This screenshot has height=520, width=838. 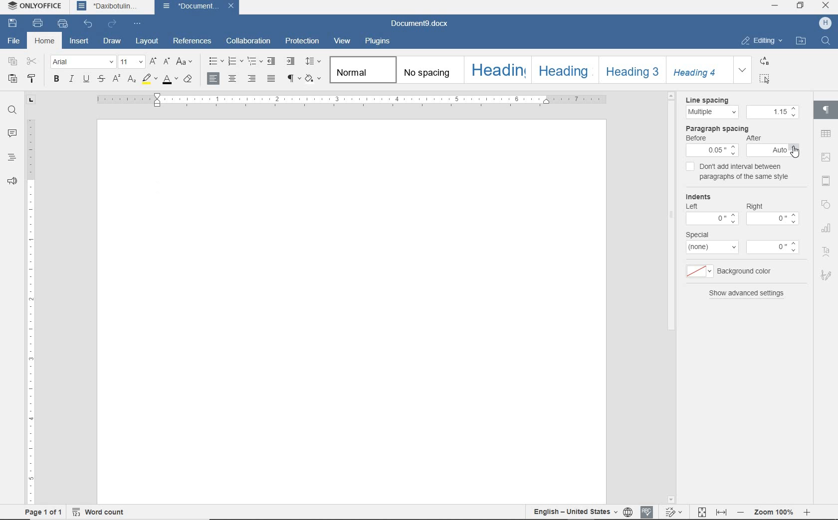 What do you see at coordinates (252, 79) in the screenshot?
I see `align left` at bounding box center [252, 79].